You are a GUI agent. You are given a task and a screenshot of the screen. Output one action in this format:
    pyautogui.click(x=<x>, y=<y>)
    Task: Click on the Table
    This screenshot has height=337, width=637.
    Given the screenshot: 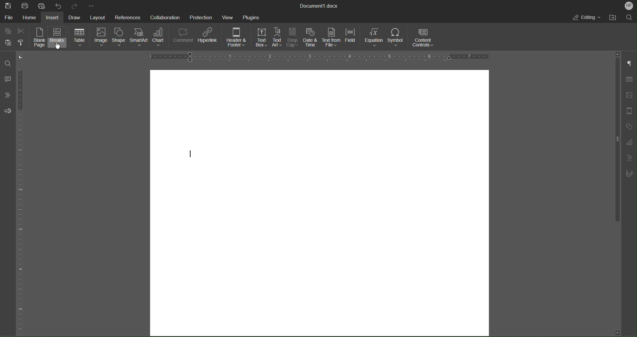 What is the action you would take?
    pyautogui.click(x=628, y=80)
    